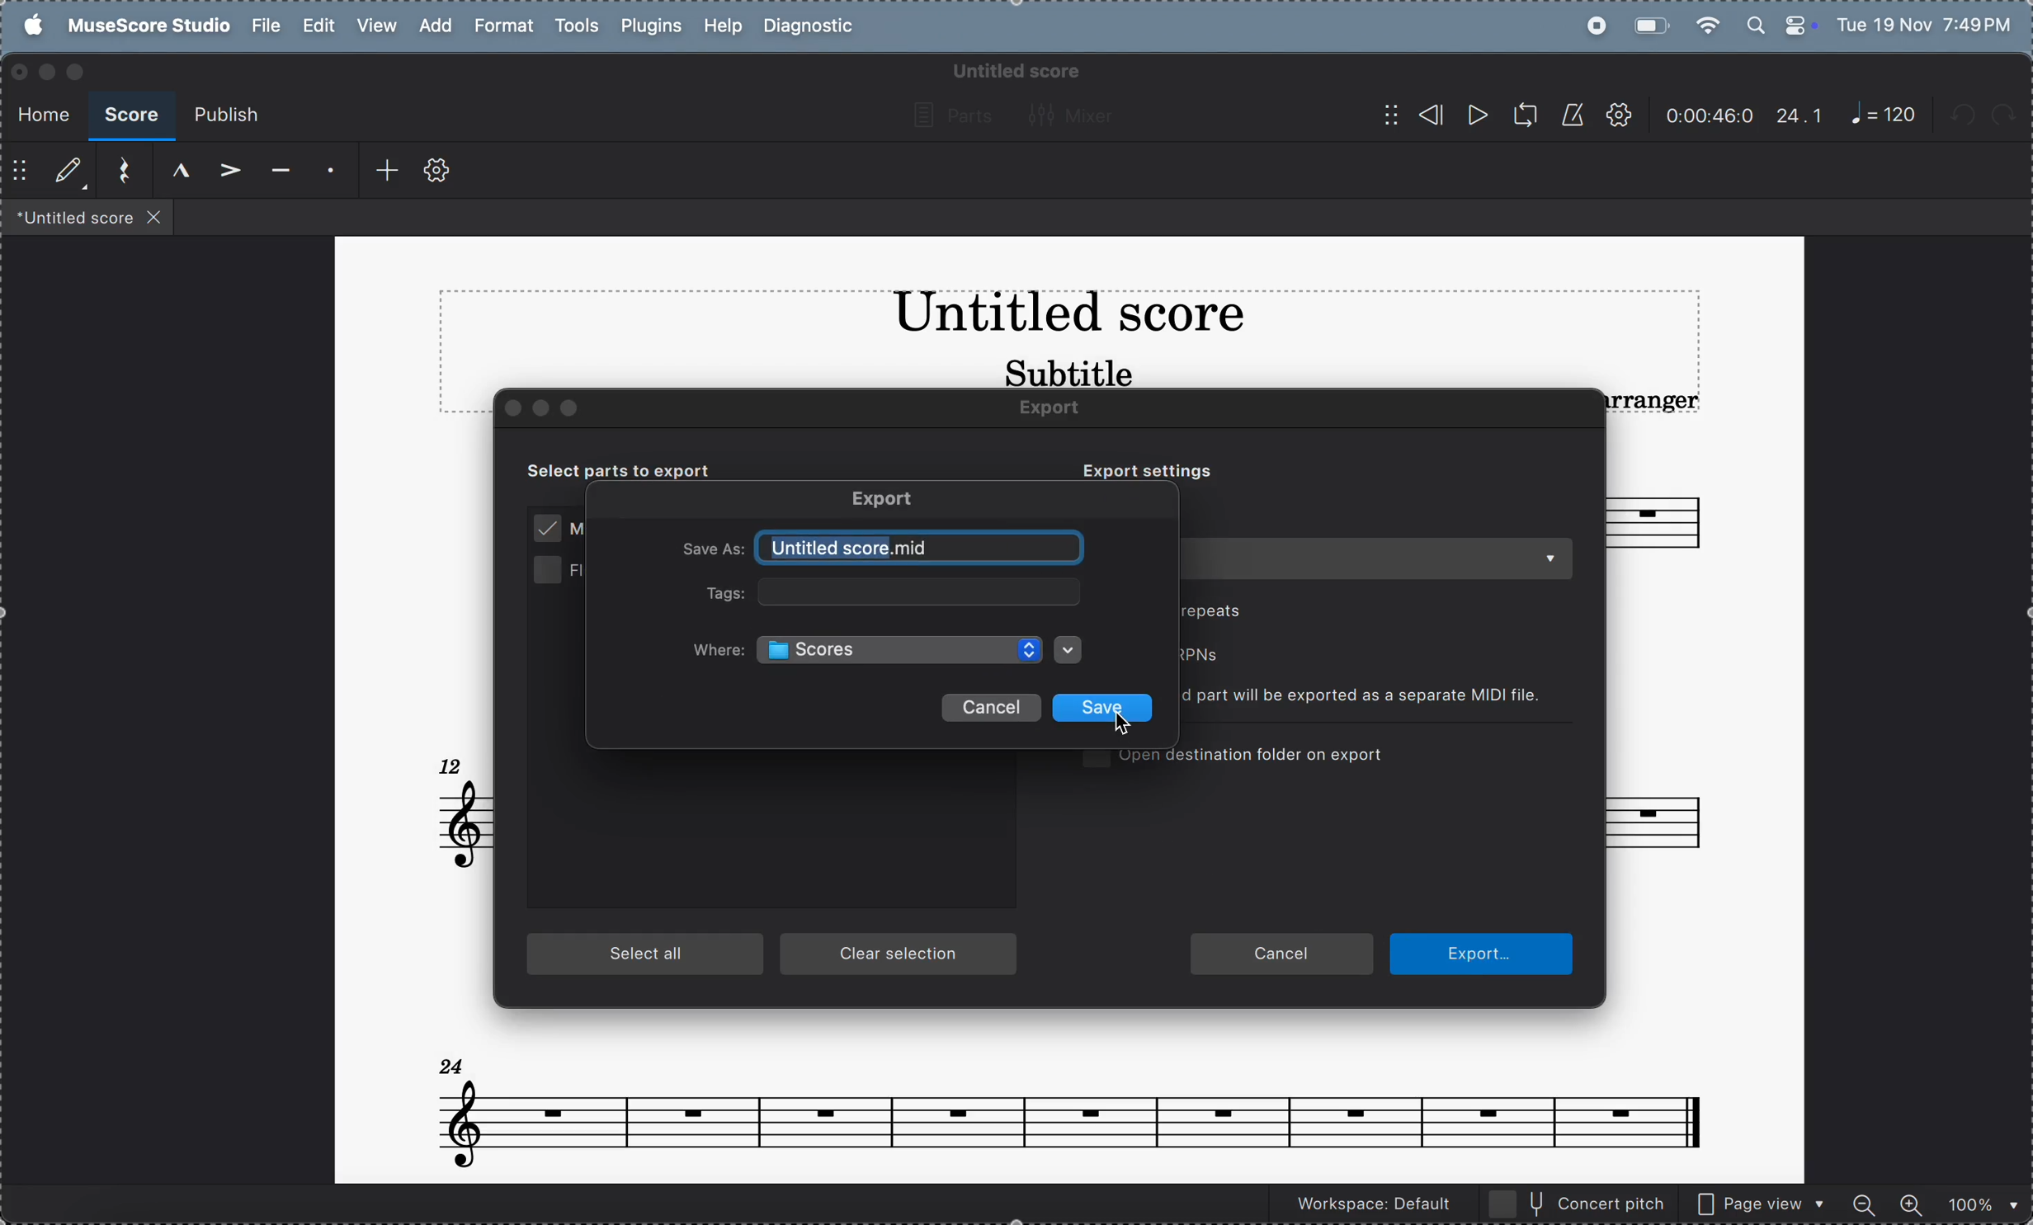 The width and height of the screenshot is (2033, 1225). Describe the element at coordinates (901, 955) in the screenshot. I see `clear section` at that location.